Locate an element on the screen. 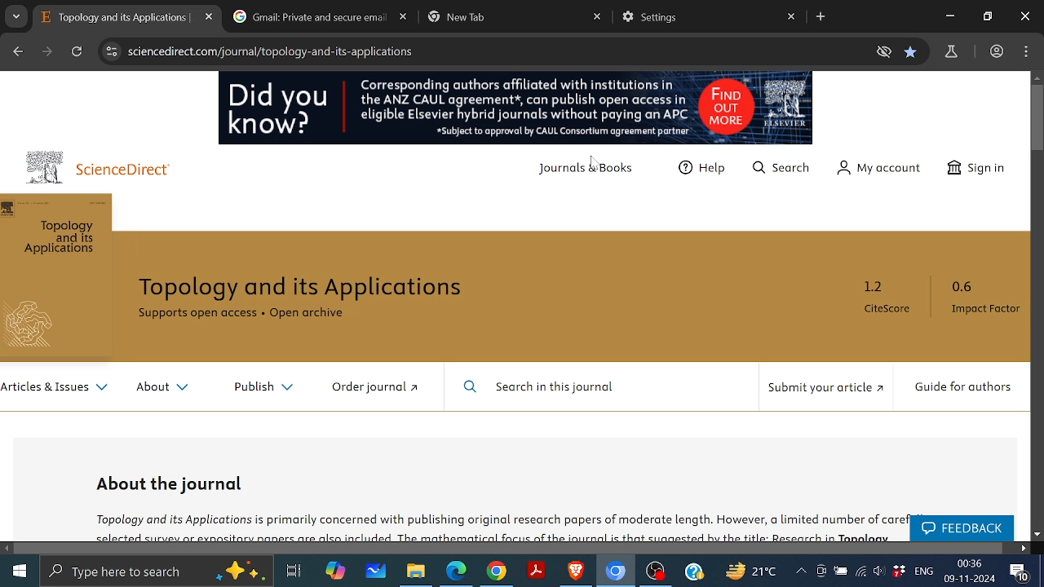  Search in this journal is located at coordinates (542, 386).